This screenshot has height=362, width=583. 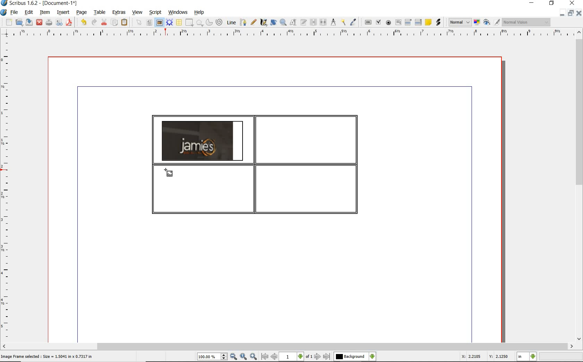 I want to click on go to last page, so click(x=327, y=356).